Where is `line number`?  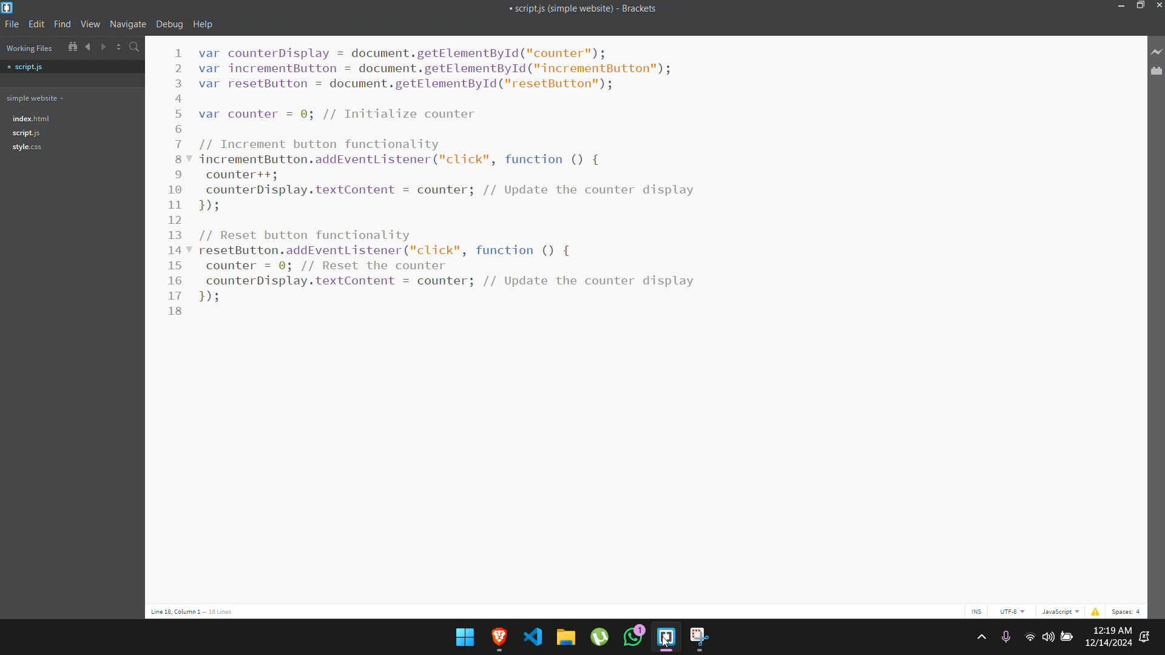
line number is located at coordinates (181, 192).